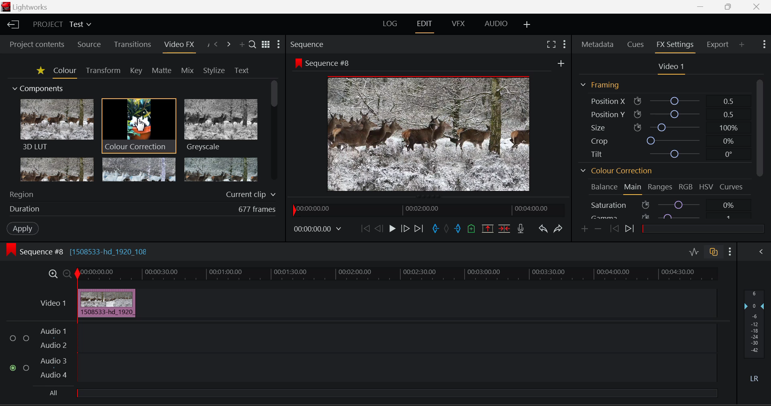  I want to click on Search, so click(251, 43).